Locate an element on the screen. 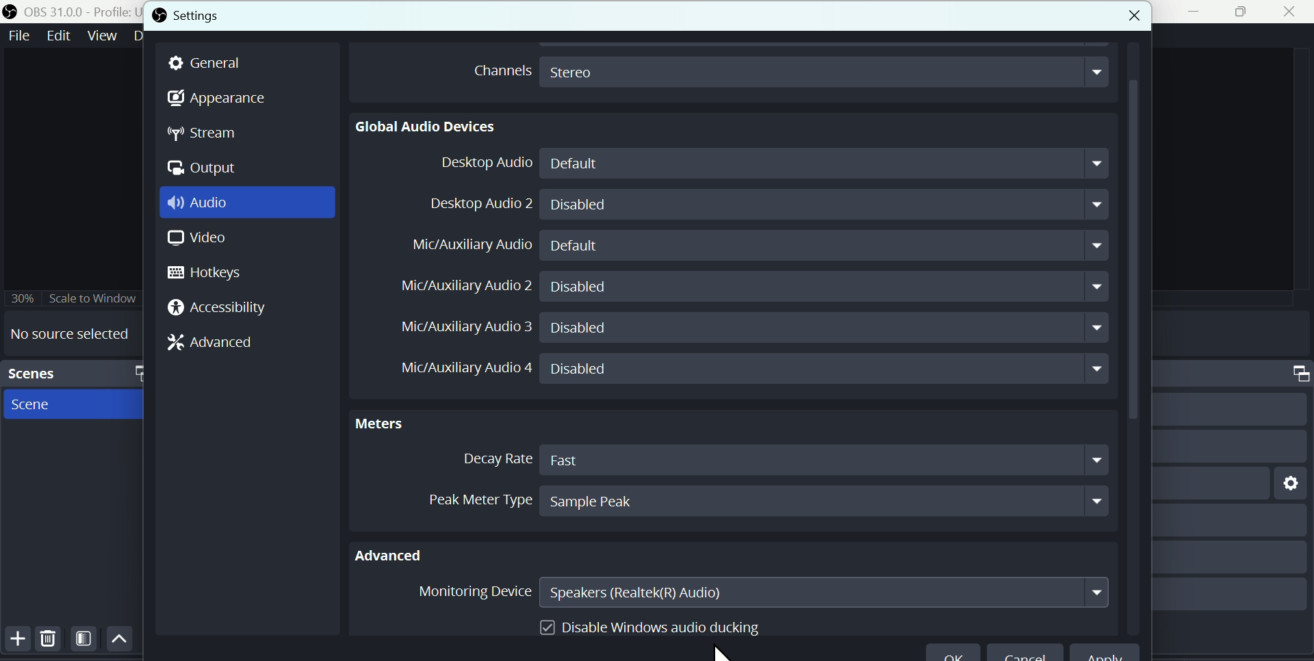 This screenshot has height=661, width=1314. Mic Auxiliary Audio is located at coordinates (474, 246).